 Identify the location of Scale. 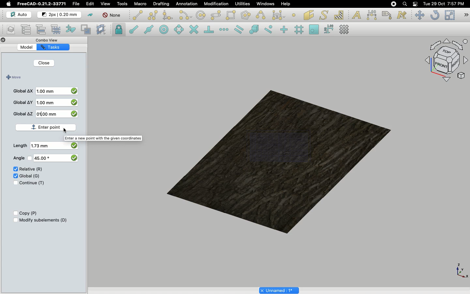
(449, 15).